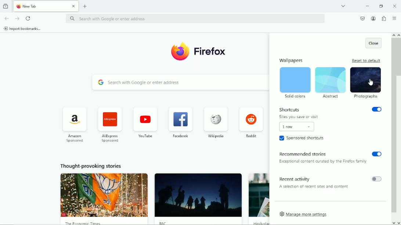 This screenshot has width=401, height=225. I want to click on scroll up, so click(393, 35).